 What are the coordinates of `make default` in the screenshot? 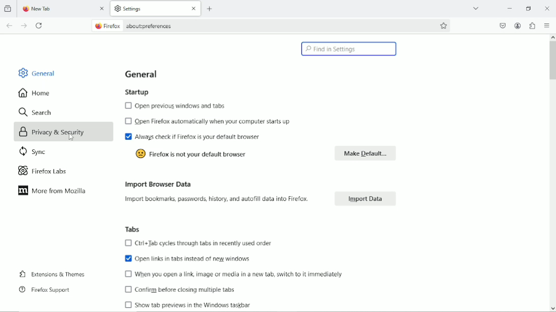 It's located at (368, 154).